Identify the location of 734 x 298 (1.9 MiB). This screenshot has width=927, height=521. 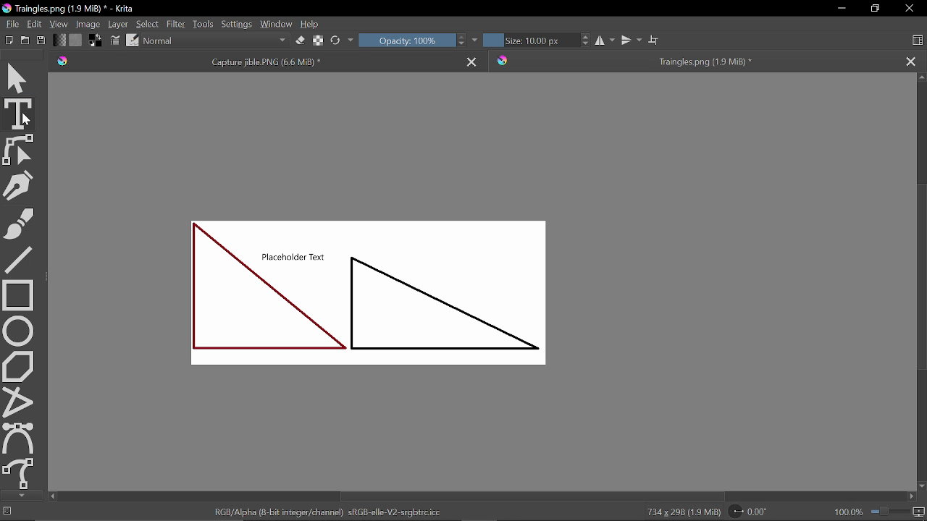
(681, 512).